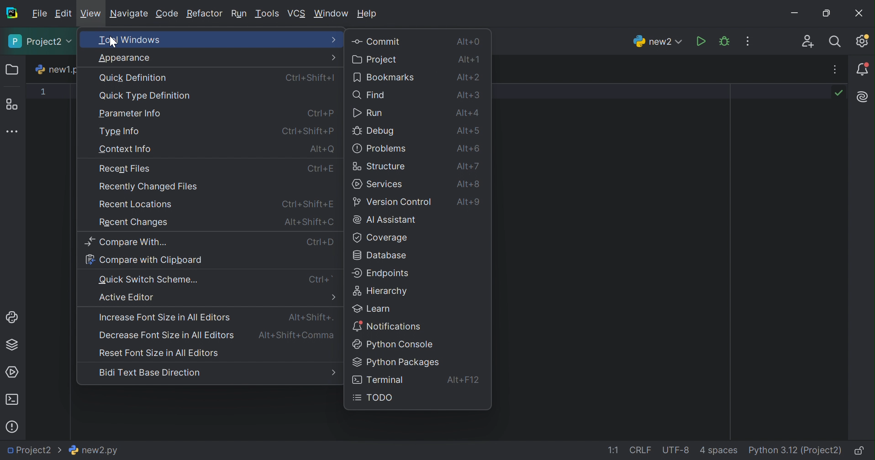 The width and height of the screenshot is (875, 460). I want to click on Recent changes, so click(130, 223).